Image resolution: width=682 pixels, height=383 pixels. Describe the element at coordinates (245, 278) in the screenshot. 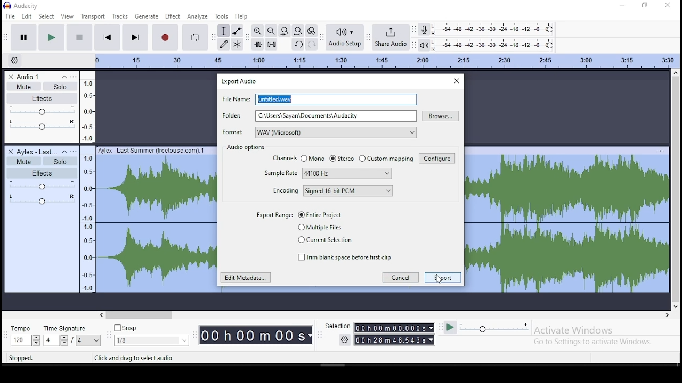

I see `edit meta data` at that location.